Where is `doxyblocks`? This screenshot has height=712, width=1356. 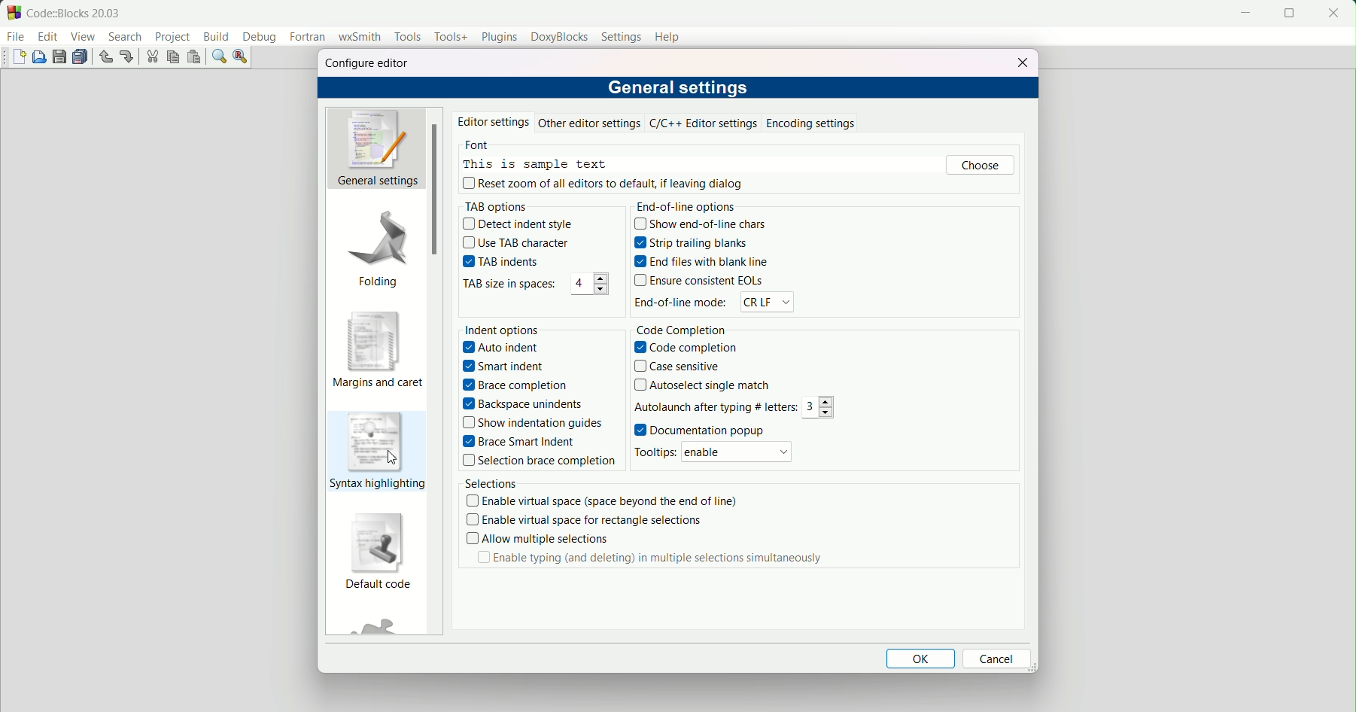 doxyblocks is located at coordinates (560, 37).